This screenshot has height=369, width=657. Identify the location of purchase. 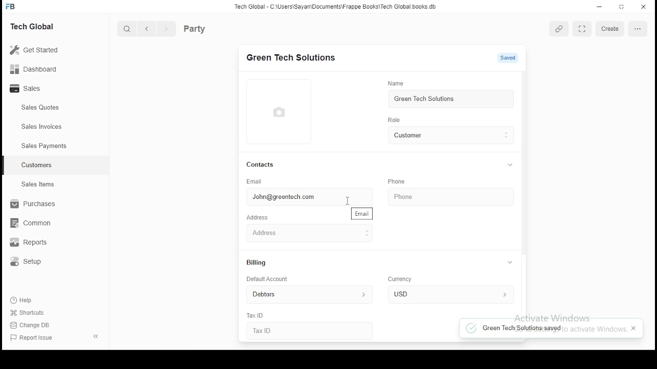
(30, 204).